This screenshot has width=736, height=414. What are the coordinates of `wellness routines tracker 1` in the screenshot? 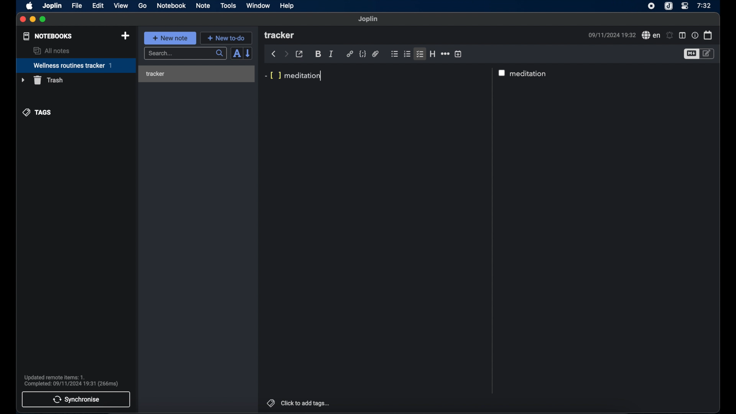 It's located at (76, 66).